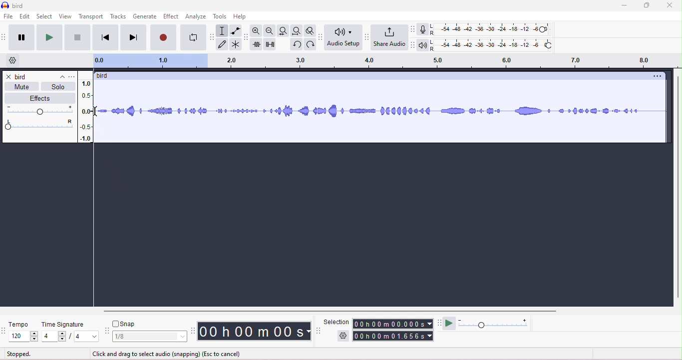 This screenshot has height=360, width=682. Describe the element at coordinates (194, 331) in the screenshot. I see `time tool bar` at that location.